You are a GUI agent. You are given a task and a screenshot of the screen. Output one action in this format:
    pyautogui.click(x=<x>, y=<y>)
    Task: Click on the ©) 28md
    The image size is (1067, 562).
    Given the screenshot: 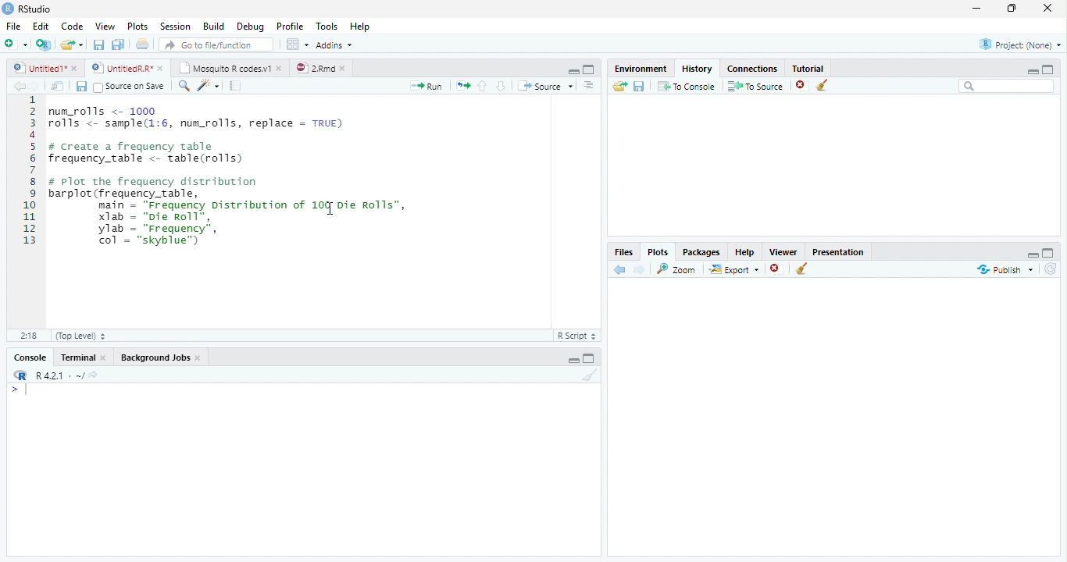 What is the action you would take?
    pyautogui.click(x=320, y=68)
    